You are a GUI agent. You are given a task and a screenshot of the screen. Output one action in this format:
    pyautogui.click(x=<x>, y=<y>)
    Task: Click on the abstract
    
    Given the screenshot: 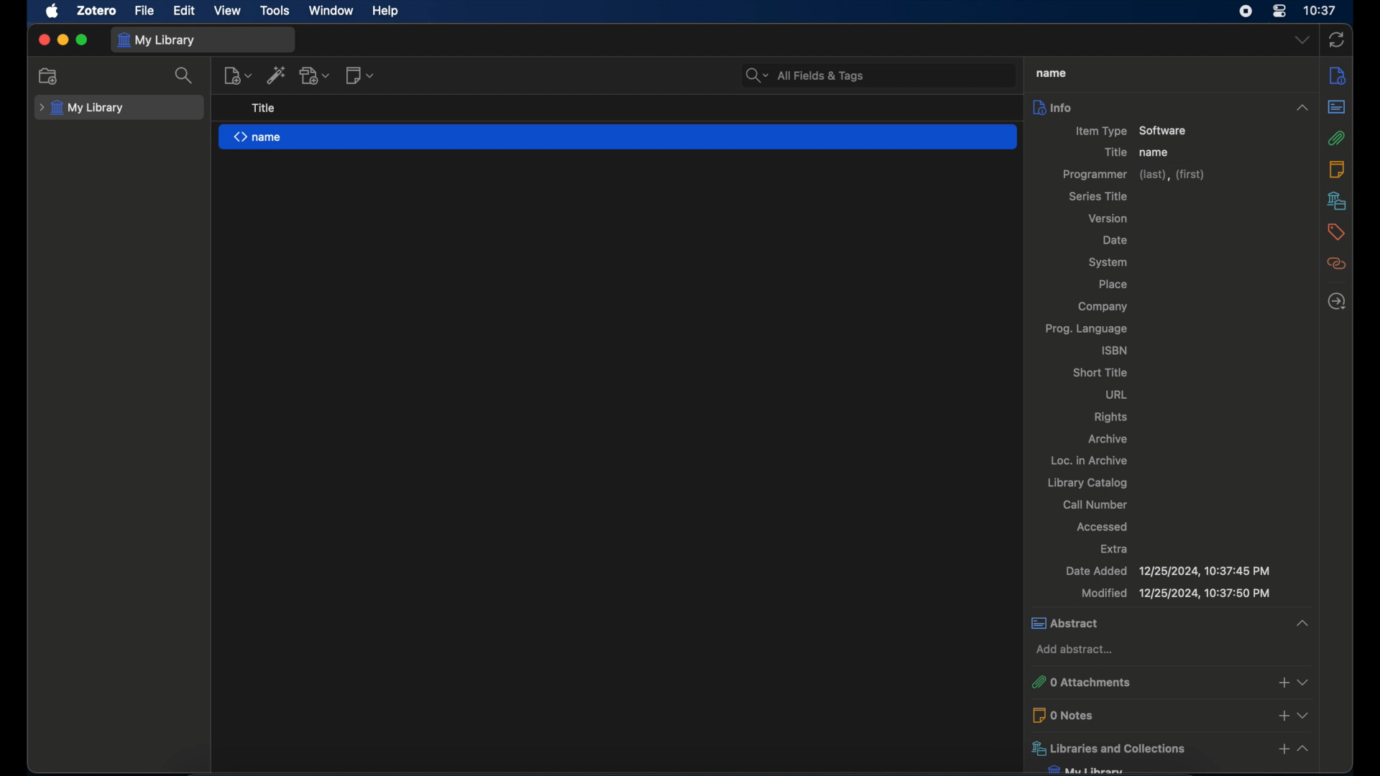 What is the action you would take?
    pyautogui.click(x=1151, y=622)
    